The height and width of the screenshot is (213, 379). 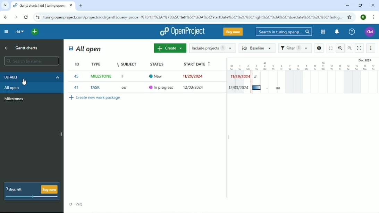 What do you see at coordinates (349, 17) in the screenshot?
I see `Bookmark this tab` at bounding box center [349, 17].